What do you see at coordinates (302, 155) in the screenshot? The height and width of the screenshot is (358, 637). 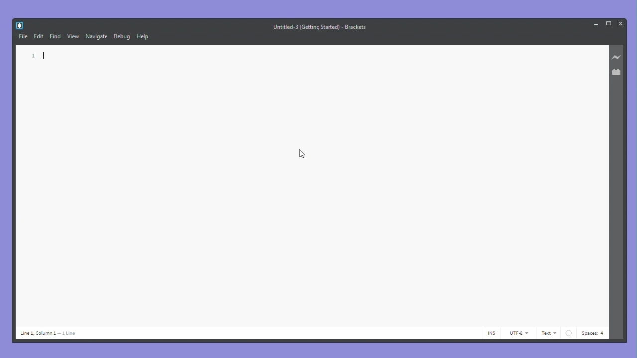 I see `cursor` at bounding box center [302, 155].